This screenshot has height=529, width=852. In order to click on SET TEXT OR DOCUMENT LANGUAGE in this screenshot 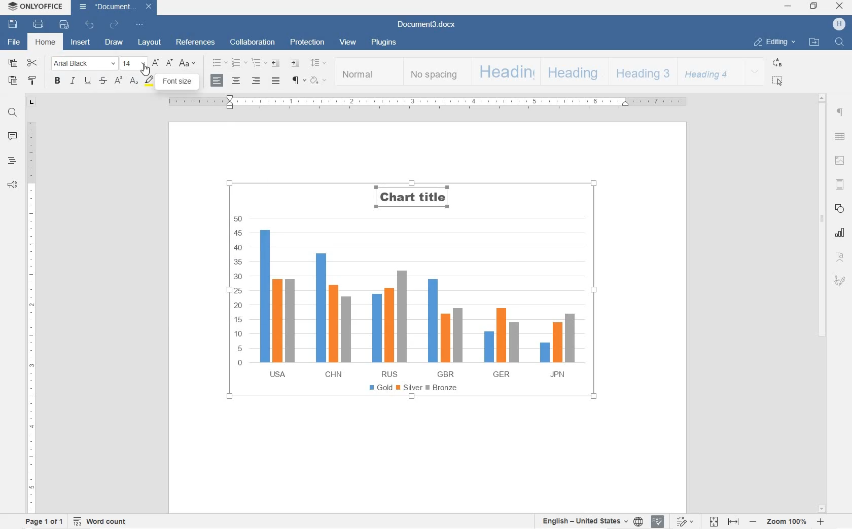, I will do `click(590, 521)`.